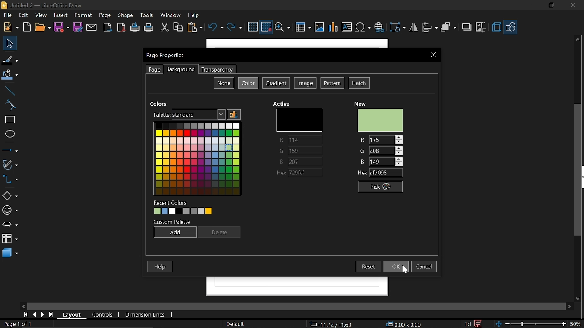 The image size is (584, 328). What do you see at coordinates (363, 28) in the screenshot?
I see `Insert symbol` at bounding box center [363, 28].